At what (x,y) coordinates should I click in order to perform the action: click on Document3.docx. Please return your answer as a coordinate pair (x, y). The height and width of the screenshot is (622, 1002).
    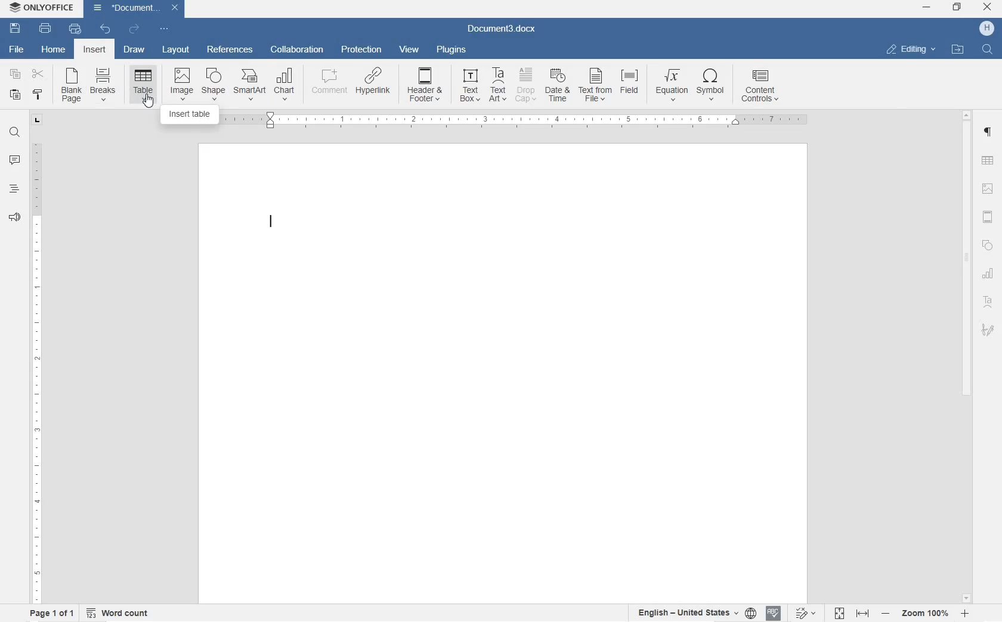
    Looking at the image, I should click on (136, 8).